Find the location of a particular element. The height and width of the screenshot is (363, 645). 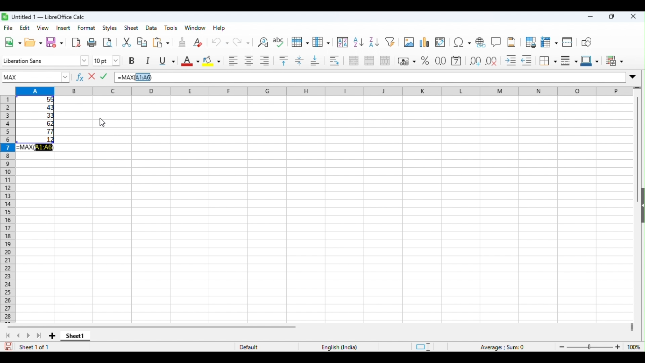

data is located at coordinates (151, 27).